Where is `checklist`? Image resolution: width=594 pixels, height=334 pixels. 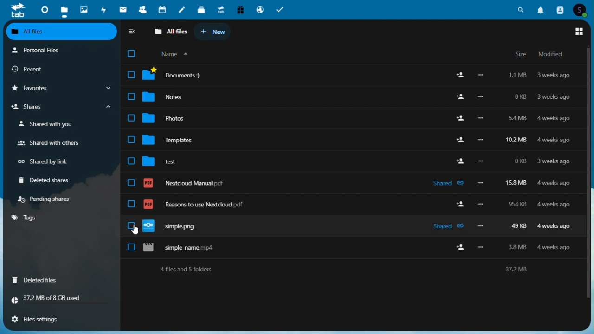
checklist is located at coordinates (131, 54).